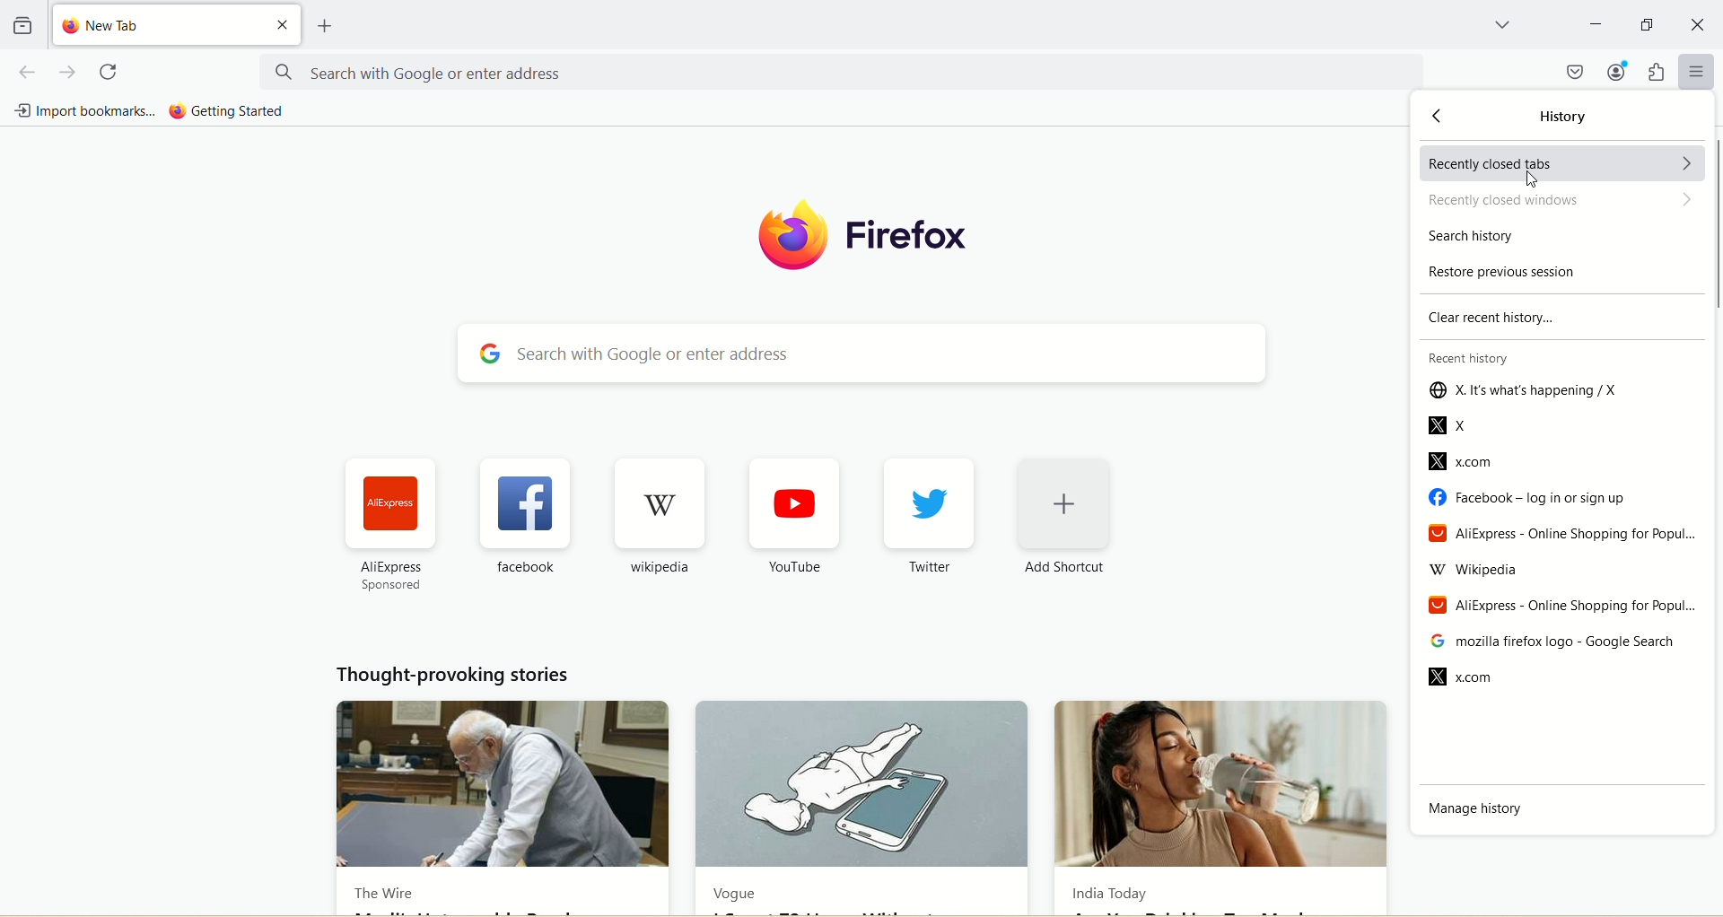 This screenshot has height=917, width=1723. Describe the element at coordinates (1107, 894) in the screenshot. I see `India Today` at that location.